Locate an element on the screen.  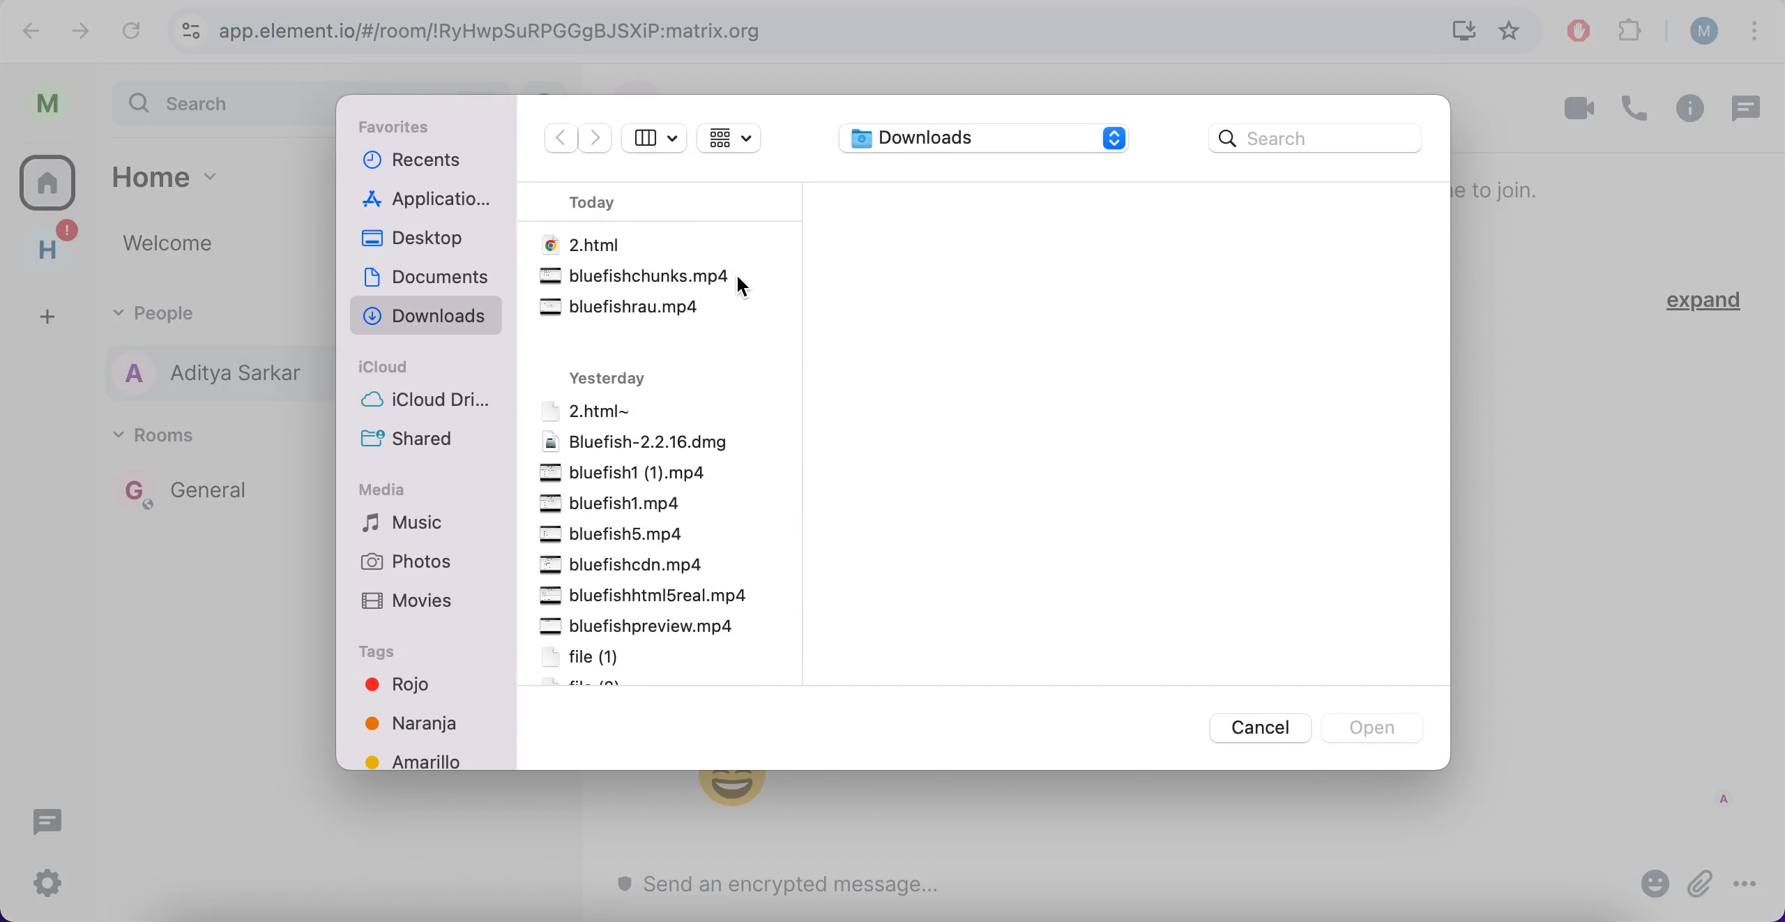
videocall is located at coordinates (1567, 107).